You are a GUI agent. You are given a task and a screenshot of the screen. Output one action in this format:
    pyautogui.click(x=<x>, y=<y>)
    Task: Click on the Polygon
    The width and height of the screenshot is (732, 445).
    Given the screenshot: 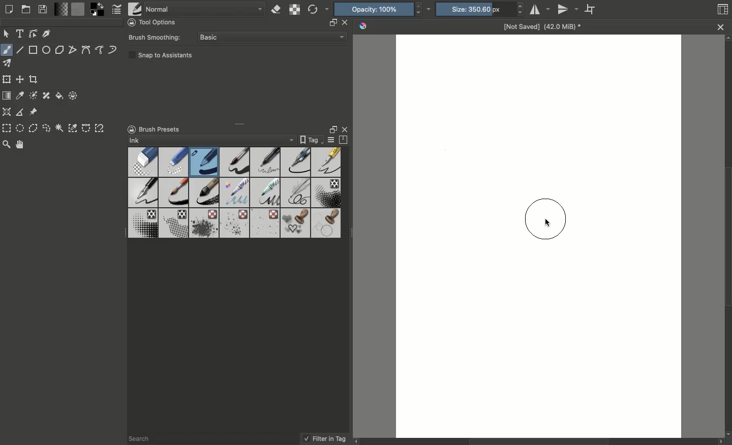 What is the action you would take?
    pyautogui.click(x=60, y=51)
    